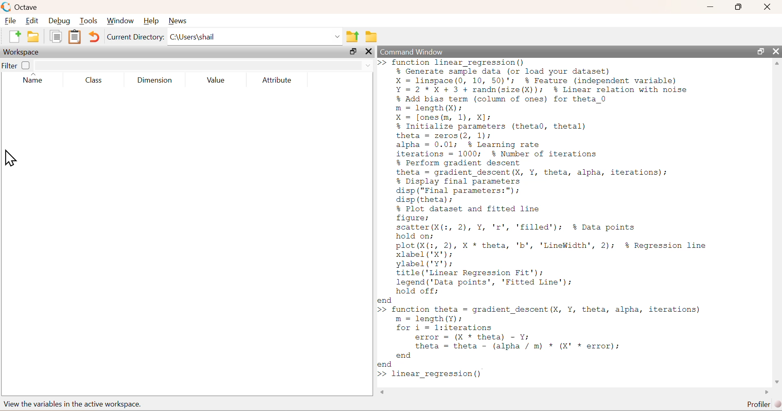 The image size is (782, 411). What do you see at coordinates (767, 7) in the screenshot?
I see `close` at bounding box center [767, 7].